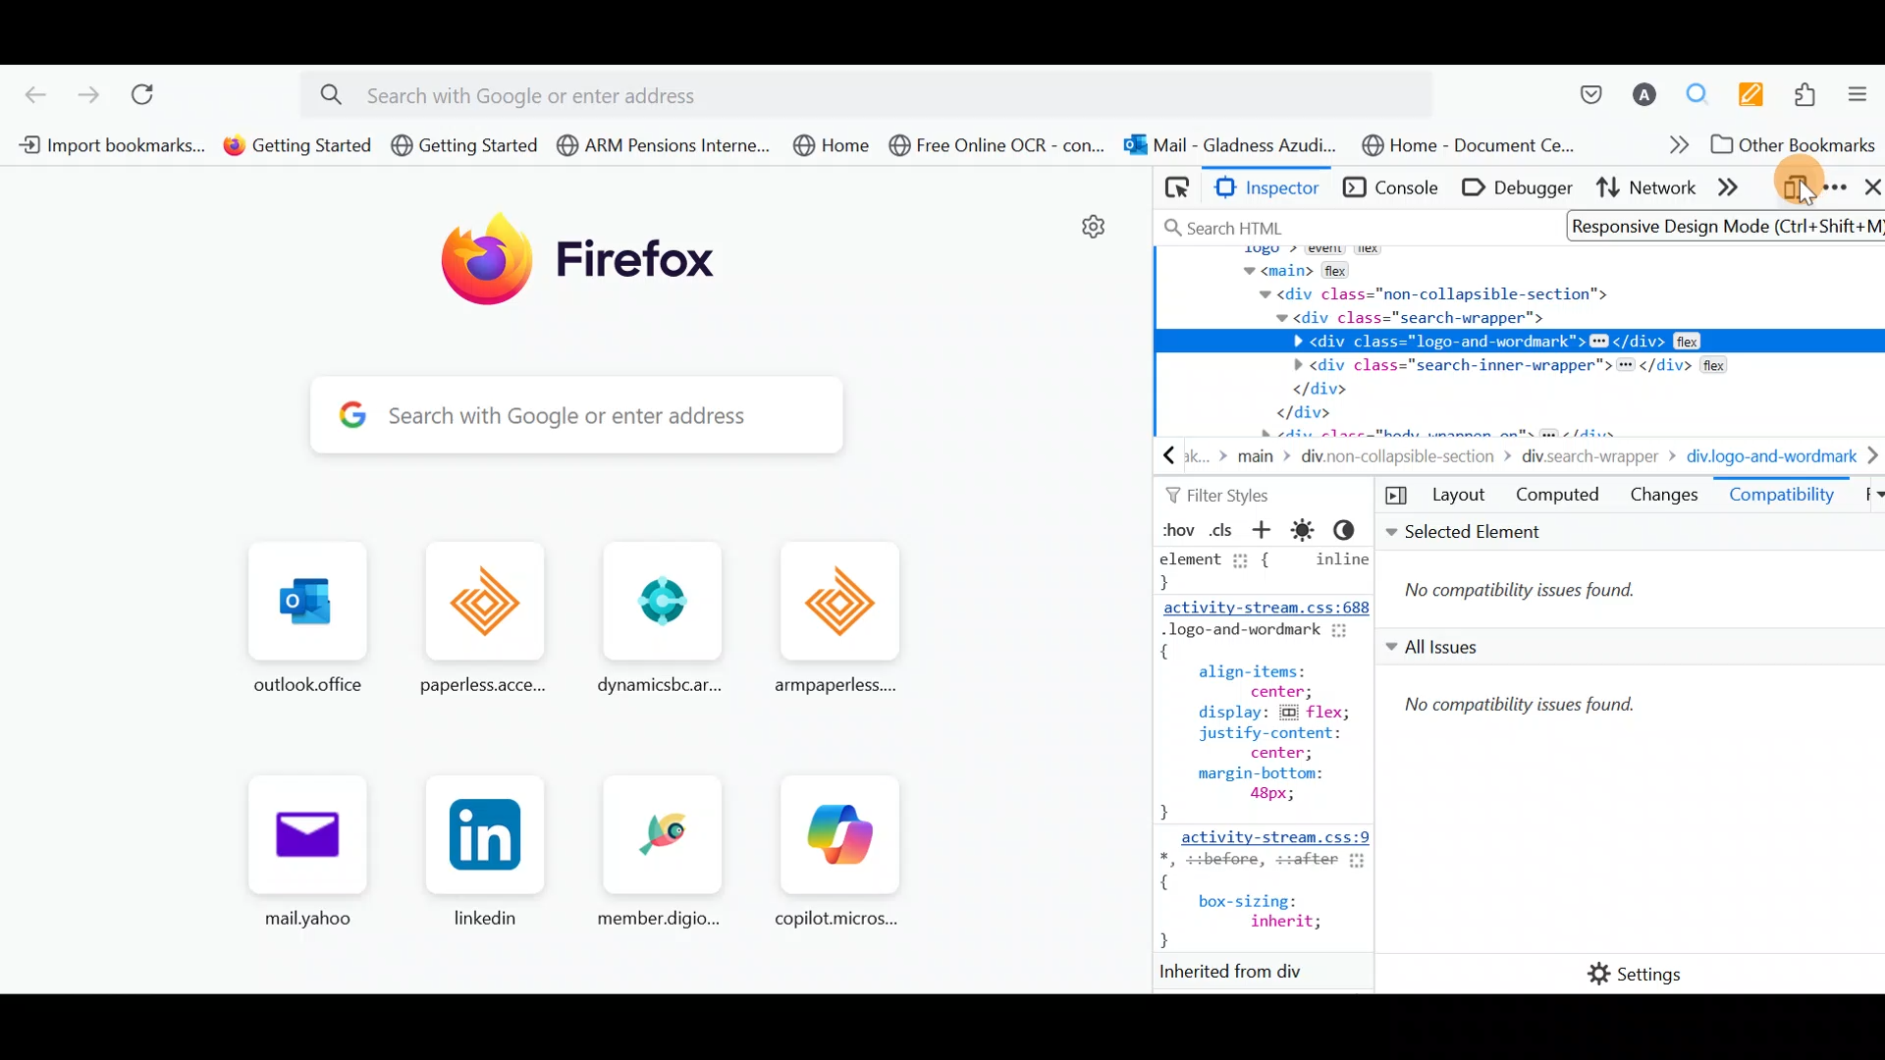 Image resolution: width=1885 pixels, height=1060 pixels. I want to click on Multi keywords highlighter, so click(1750, 90).